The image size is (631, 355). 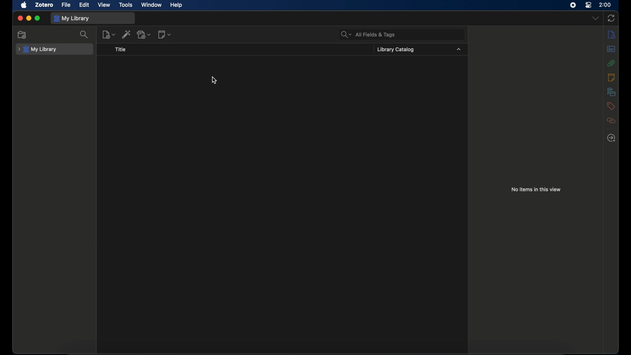 What do you see at coordinates (84, 35) in the screenshot?
I see `search` at bounding box center [84, 35].